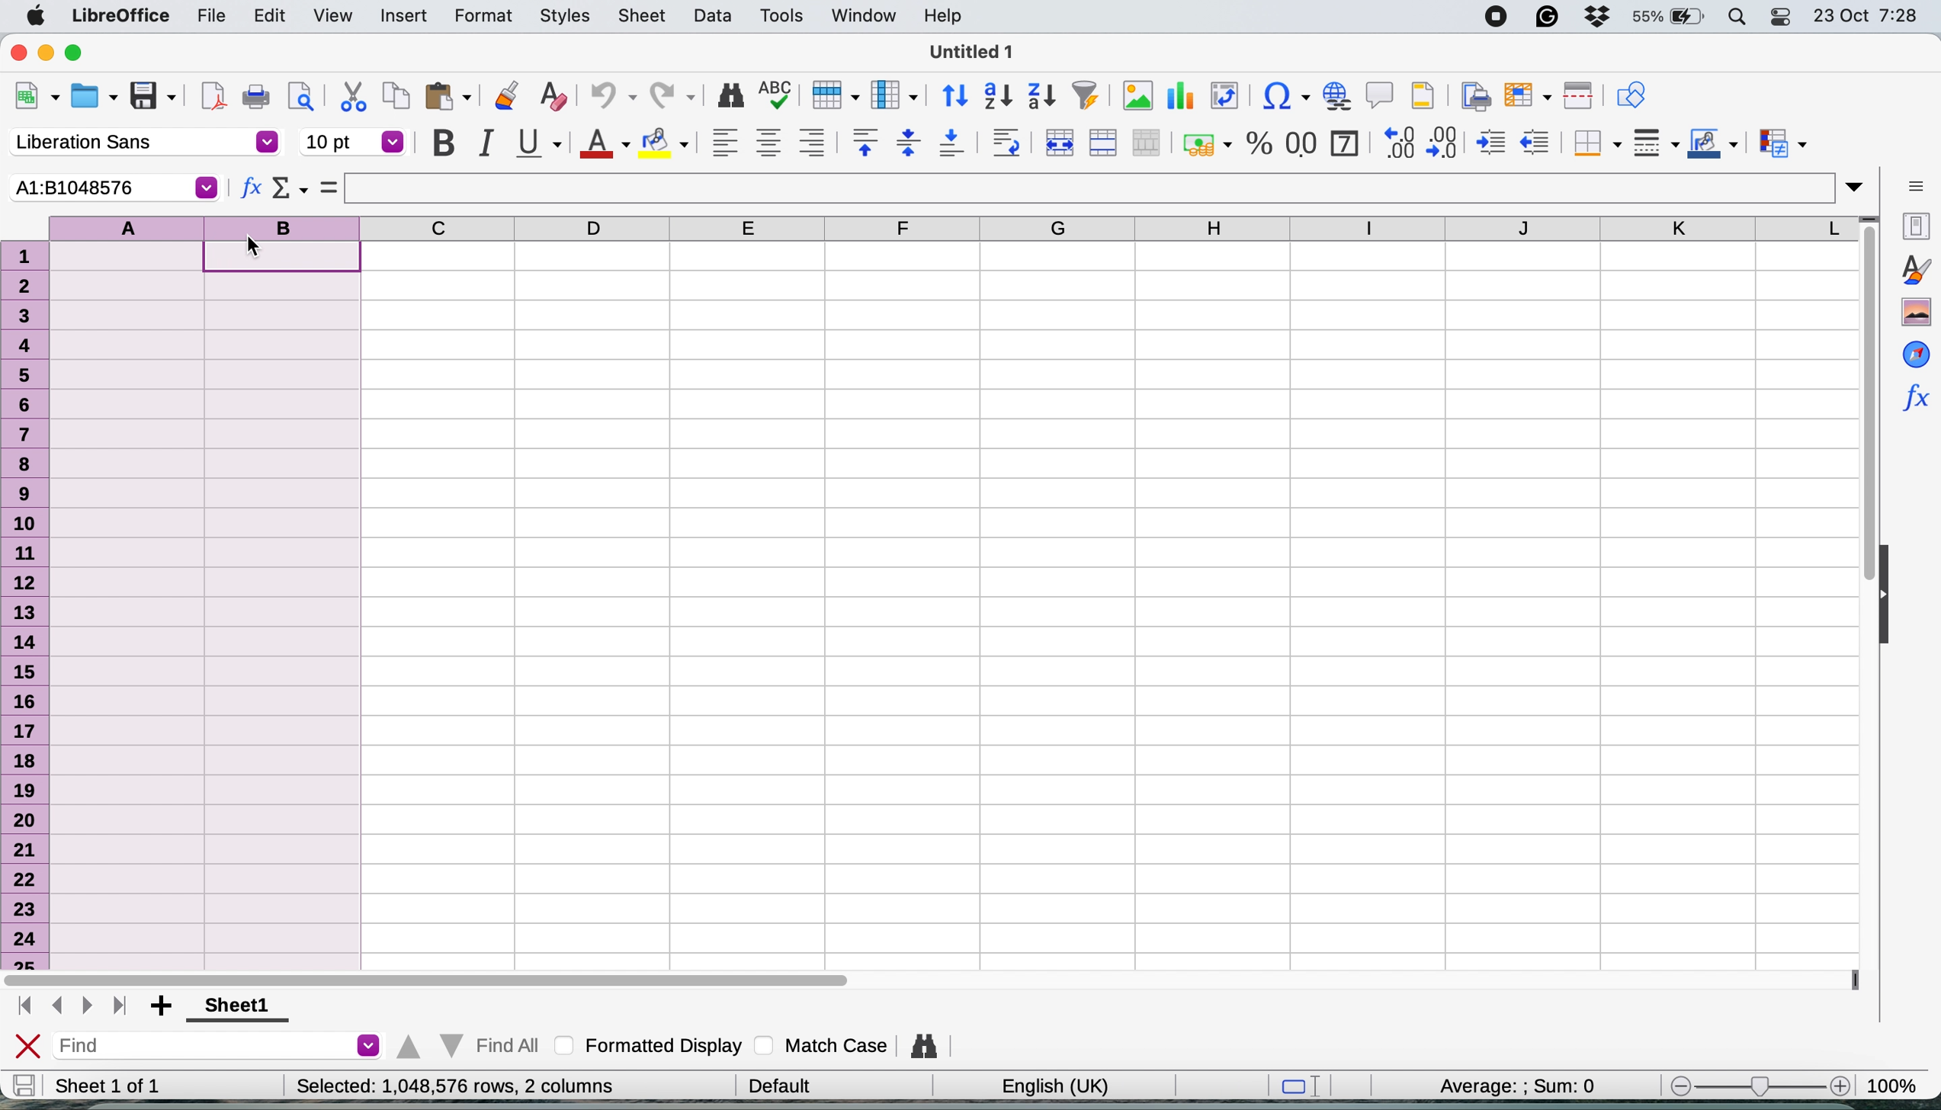  I want to click on untitled 1, so click(973, 54).